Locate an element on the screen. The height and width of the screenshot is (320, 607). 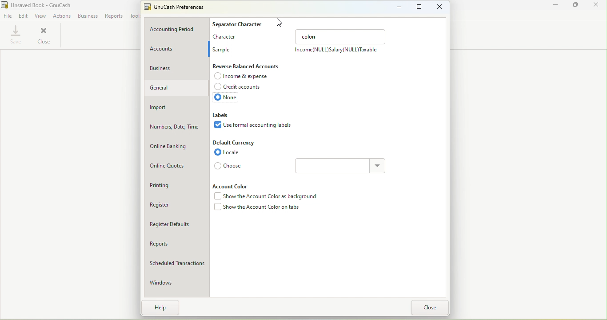
Accounting period is located at coordinates (178, 30).